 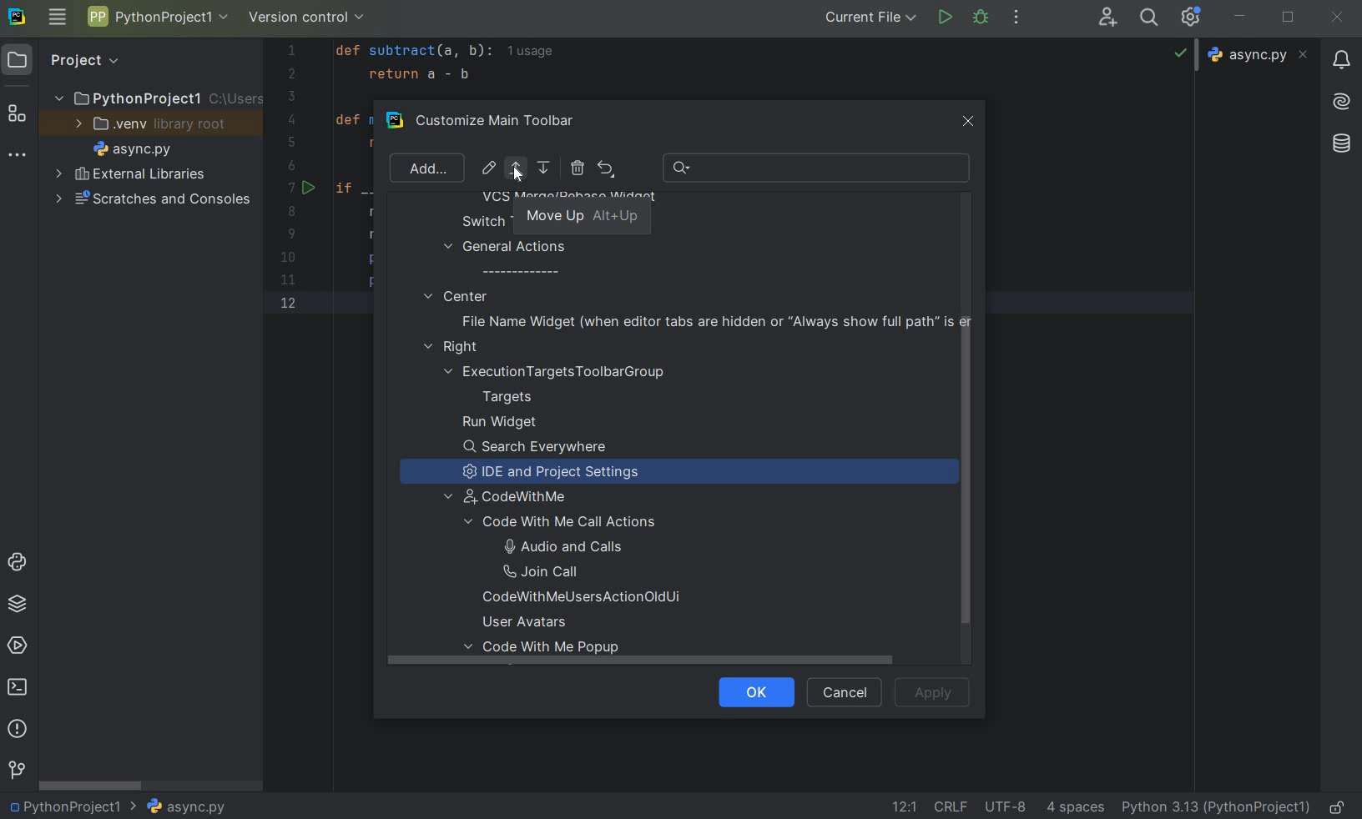 I want to click on CLOSE, so click(x=1336, y=18).